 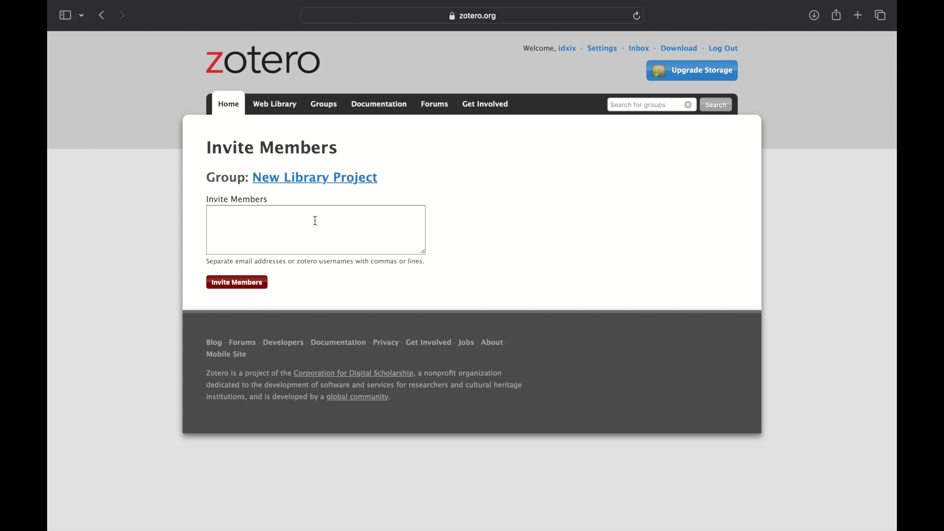 I want to click on text cursor, so click(x=316, y=222).